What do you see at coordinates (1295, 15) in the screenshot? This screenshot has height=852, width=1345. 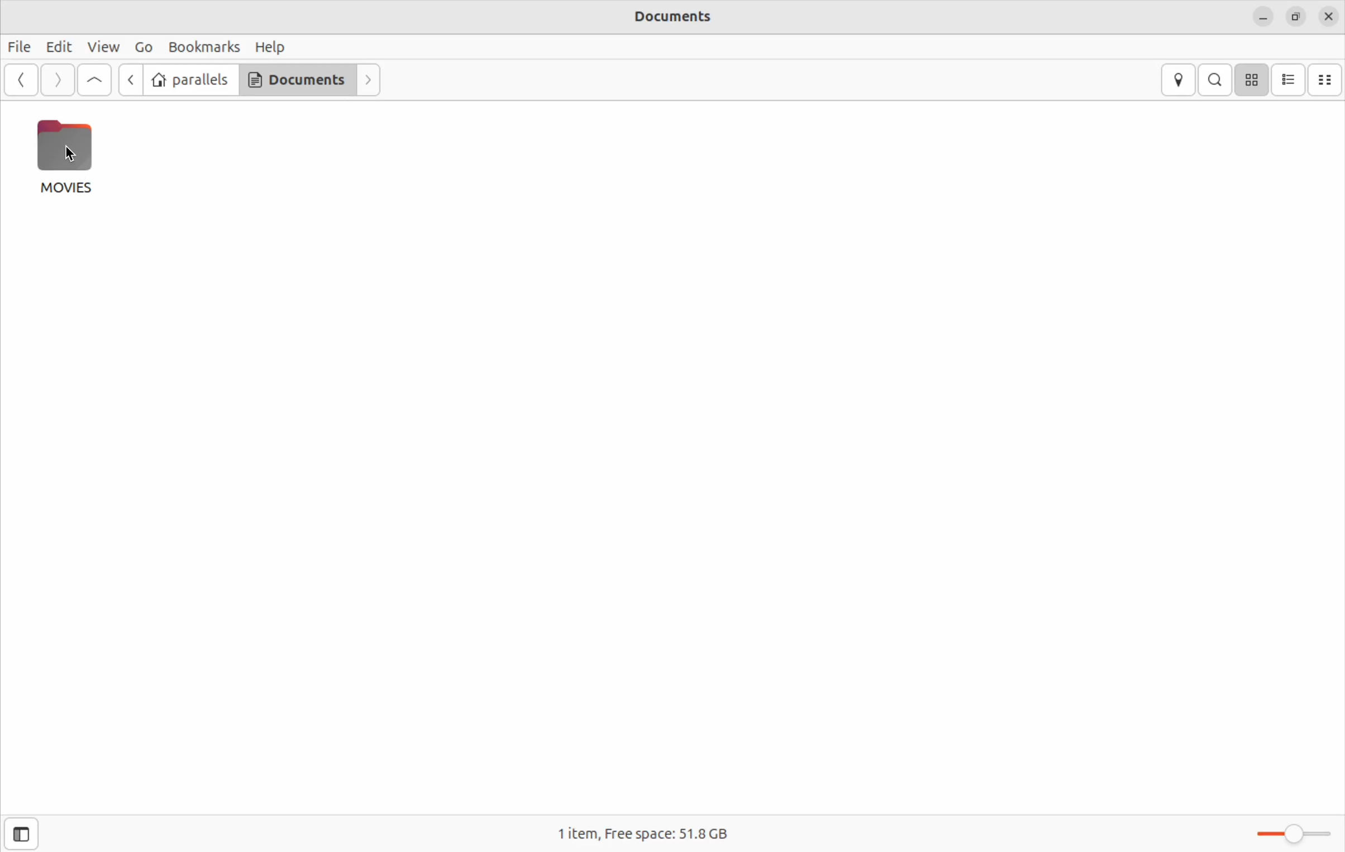 I see `resize` at bounding box center [1295, 15].